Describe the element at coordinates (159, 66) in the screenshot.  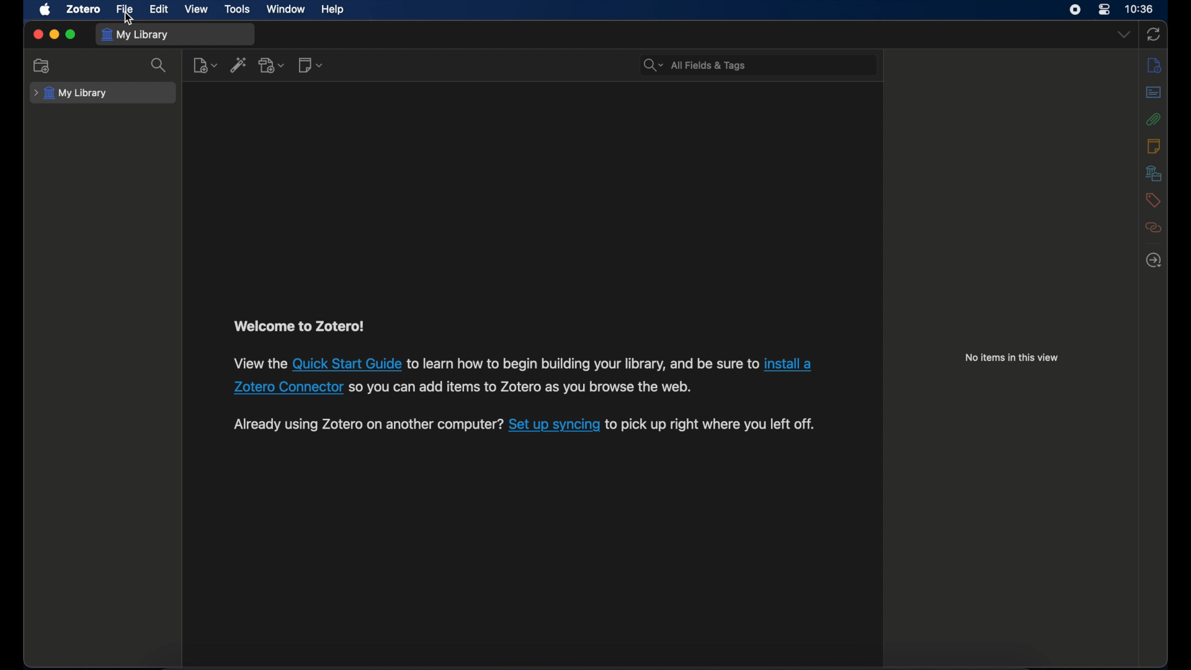
I see `search` at that location.